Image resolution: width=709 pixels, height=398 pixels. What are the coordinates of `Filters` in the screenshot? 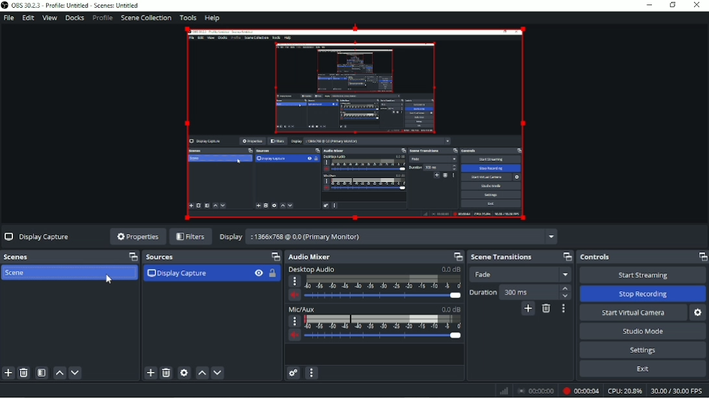 It's located at (190, 237).